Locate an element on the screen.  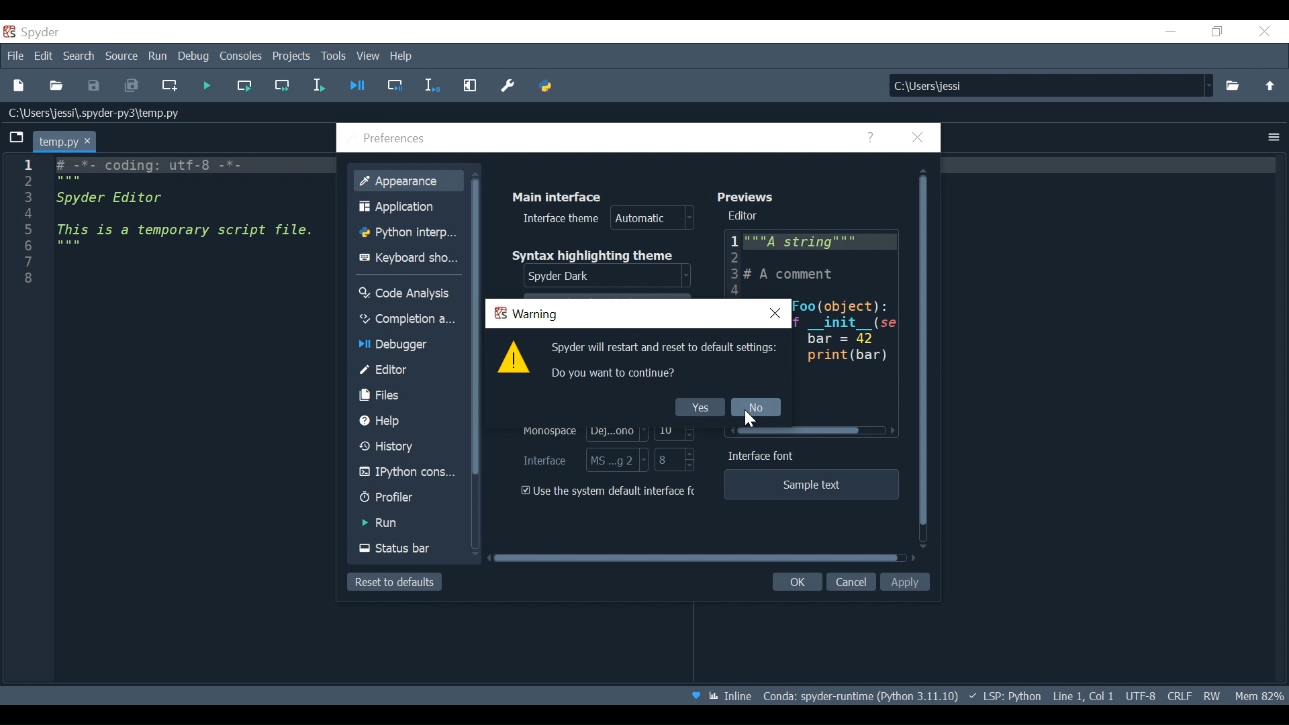
Code Analysis is located at coordinates (410, 293).